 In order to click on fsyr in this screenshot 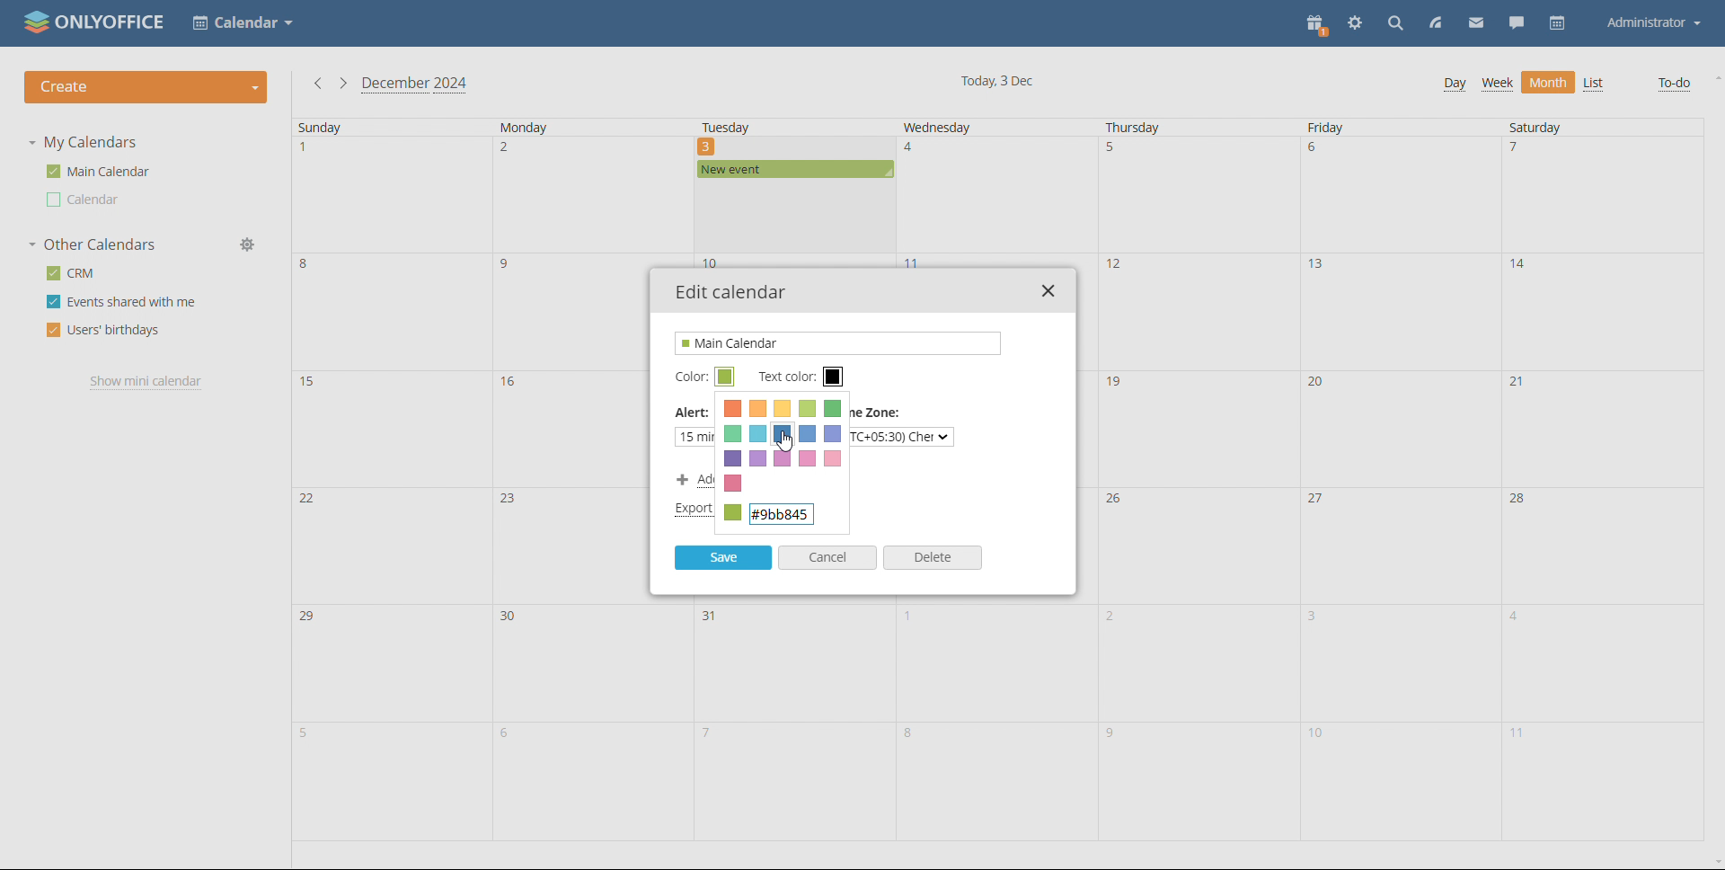, I will do `click(1195, 785)`.